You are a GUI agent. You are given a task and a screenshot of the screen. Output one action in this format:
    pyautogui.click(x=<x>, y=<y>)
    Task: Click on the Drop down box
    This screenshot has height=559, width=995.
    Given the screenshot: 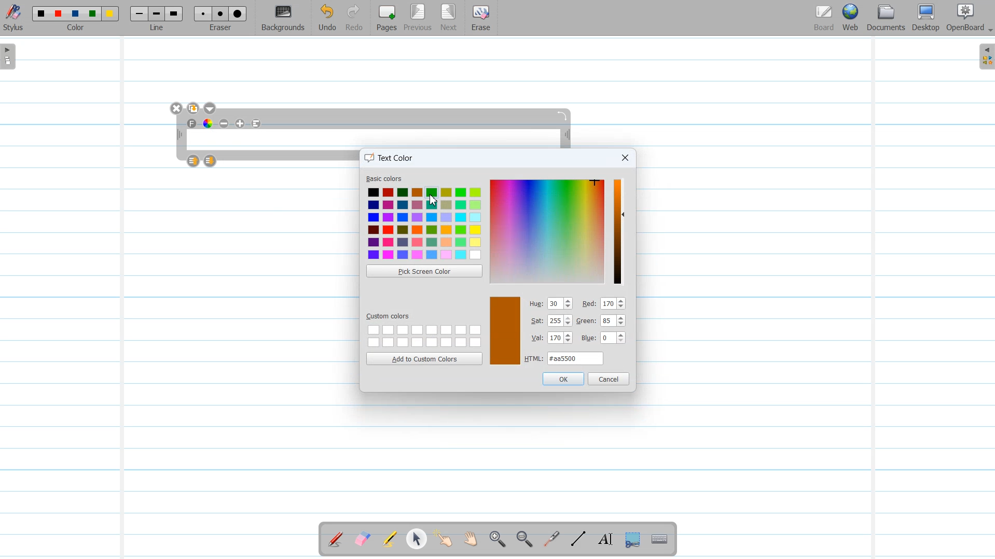 What is the action you would take?
    pyautogui.click(x=211, y=108)
    